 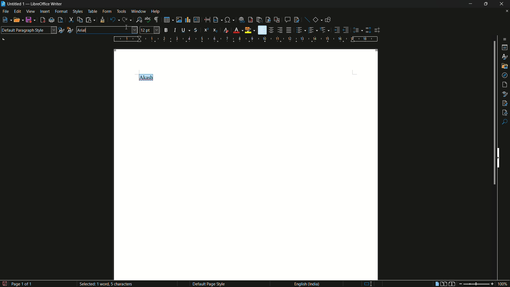 I want to click on update selected style, so click(x=61, y=30).